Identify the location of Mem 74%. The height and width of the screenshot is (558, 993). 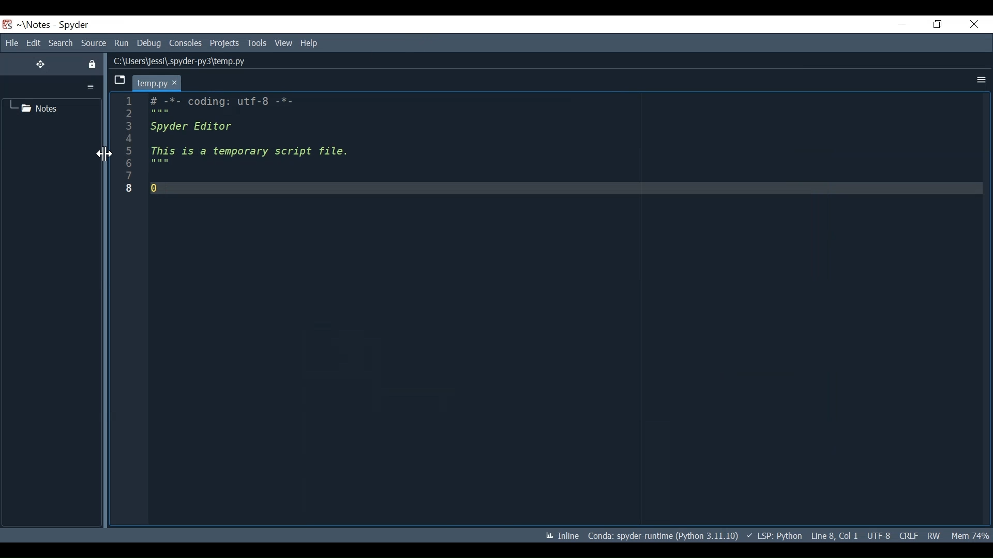
(970, 534).